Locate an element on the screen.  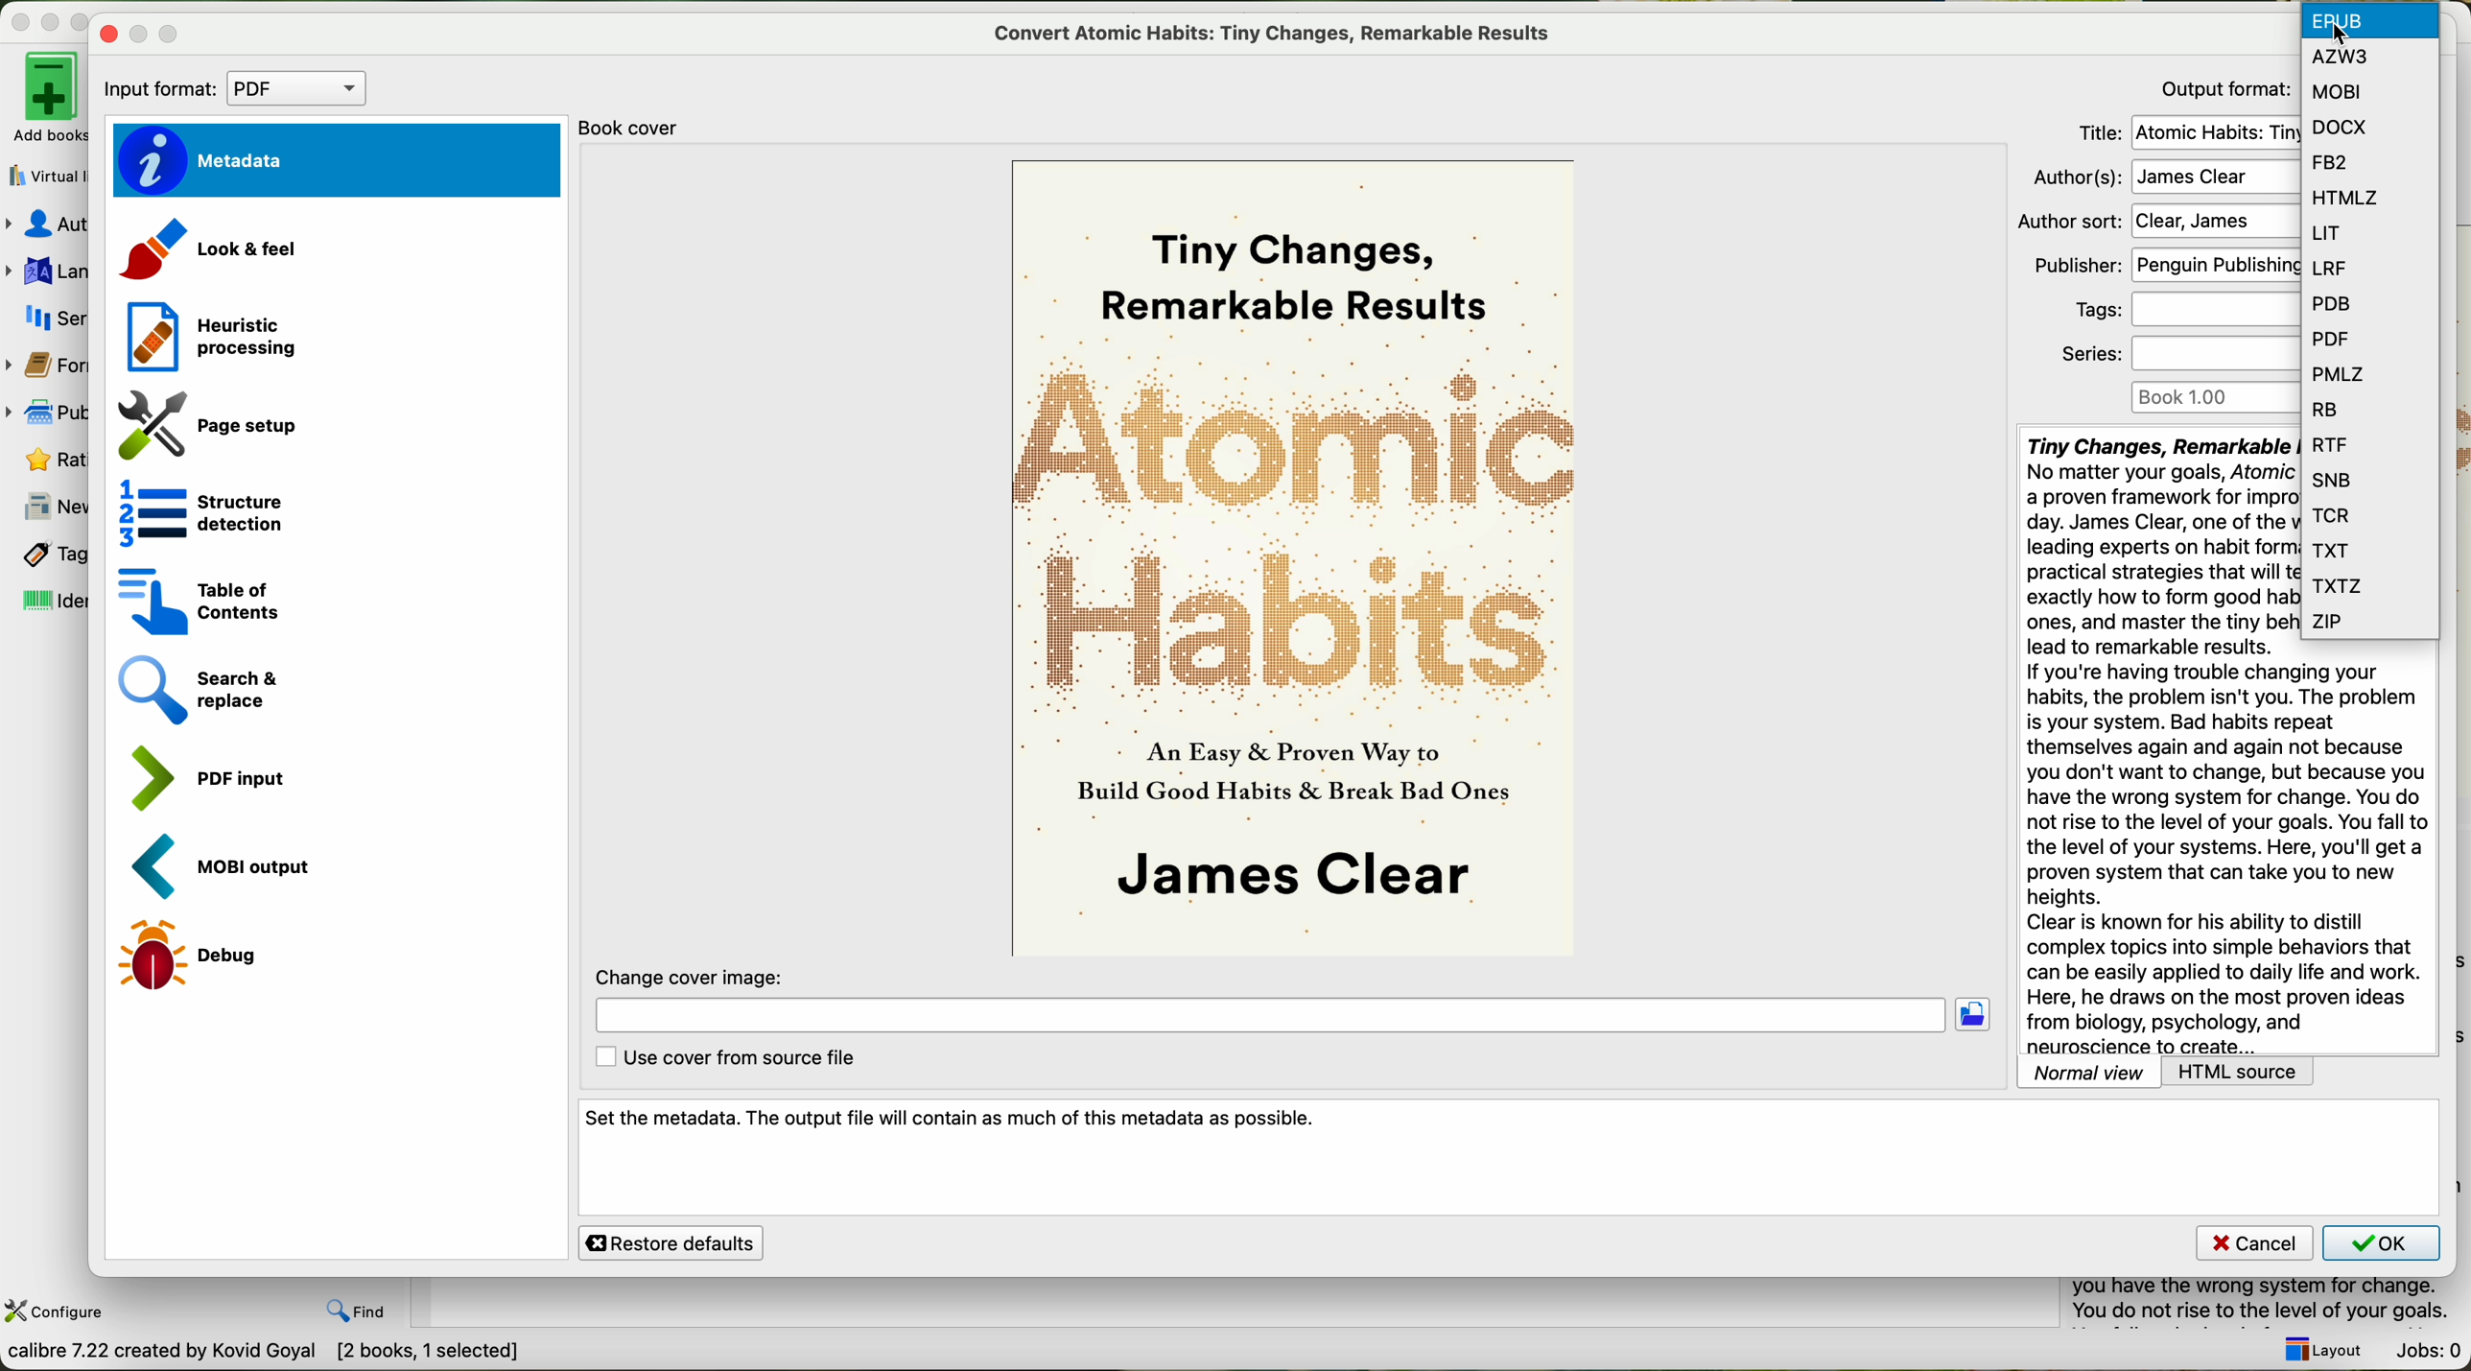
identifiers is located at coordinates (46, 601).